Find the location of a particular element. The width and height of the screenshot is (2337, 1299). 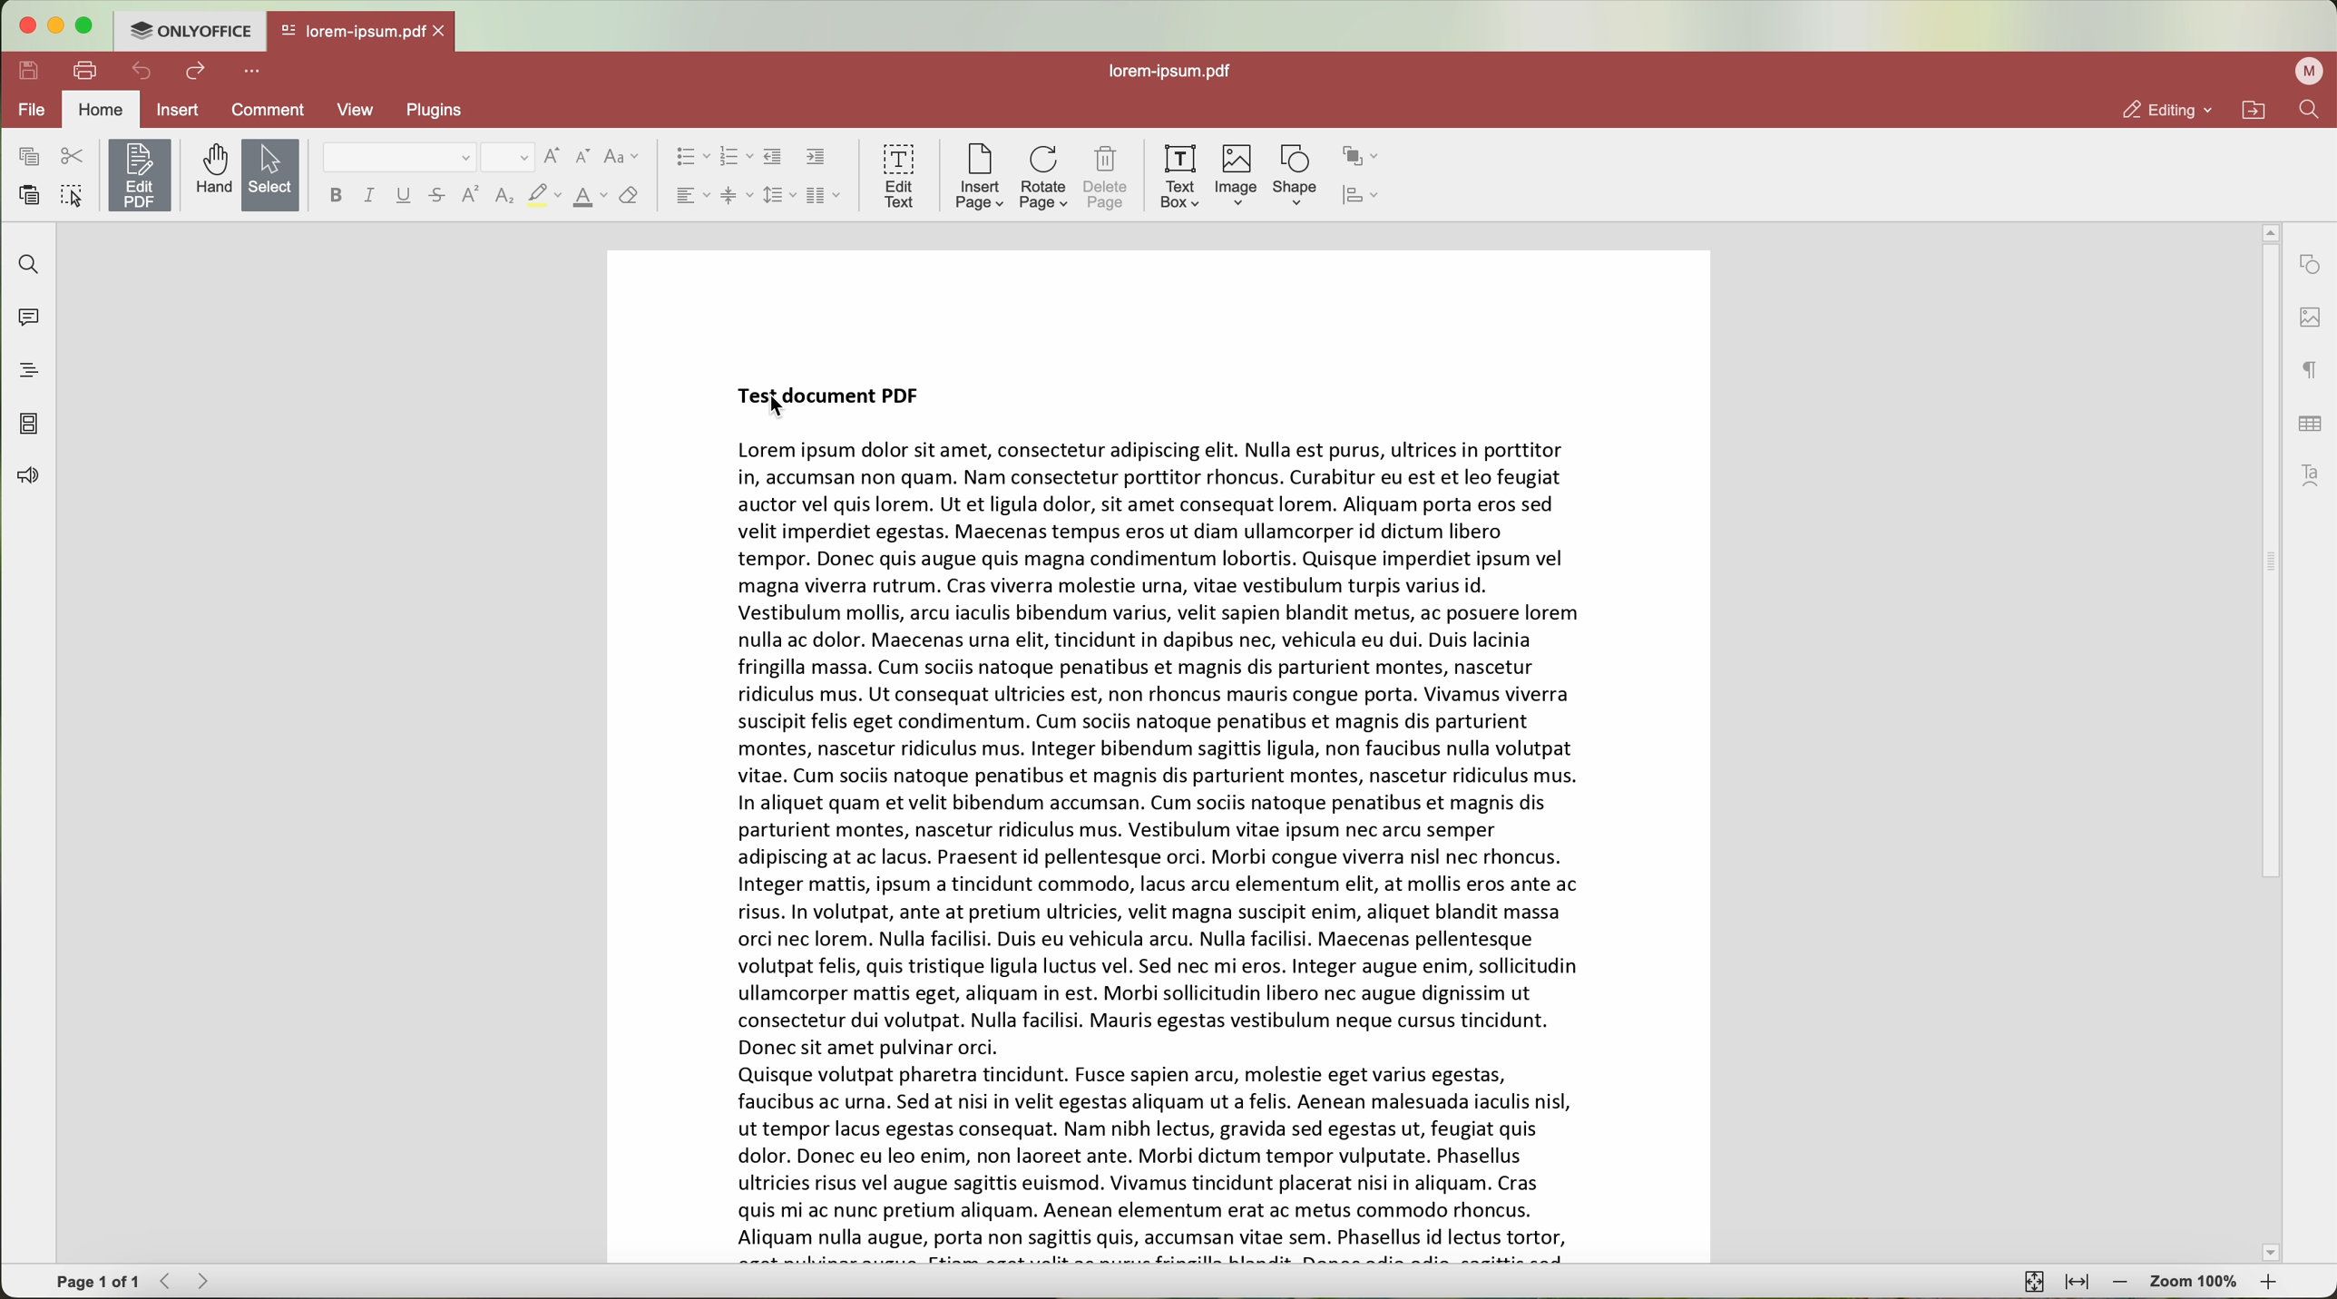

table settings is located at coordinates (2311, 426).